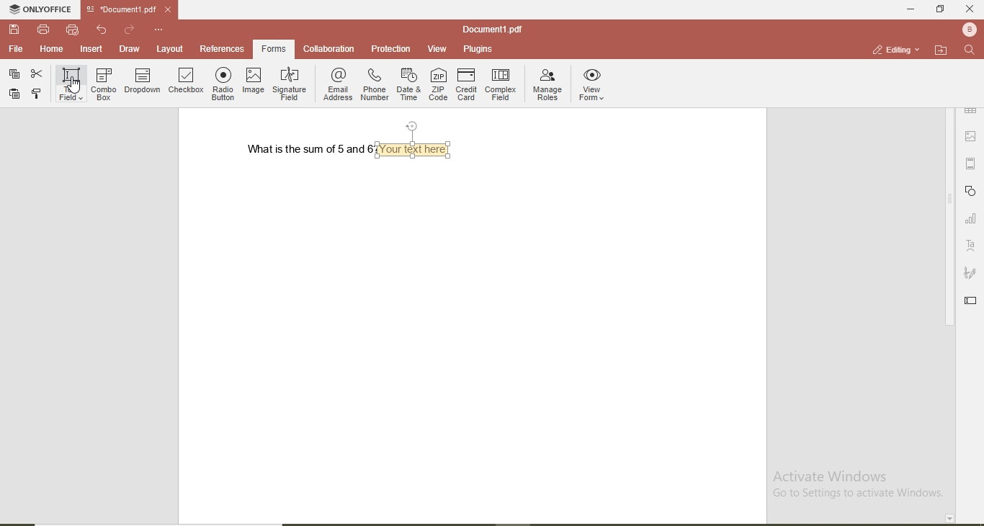 The image size is (984, 526). I want to click on cut, so click(37, 73).